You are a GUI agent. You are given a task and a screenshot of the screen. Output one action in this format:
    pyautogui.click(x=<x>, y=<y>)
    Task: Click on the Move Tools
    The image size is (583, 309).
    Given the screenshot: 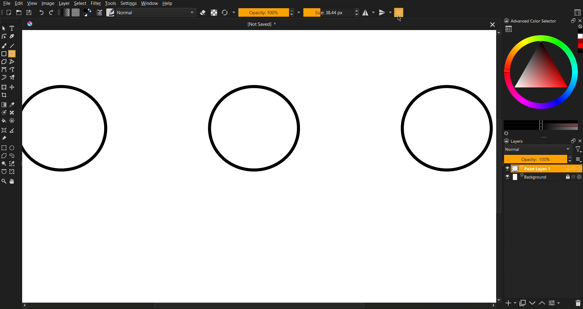 What is the action you would take?
    pyautogui.click(x=4, y=87)
    